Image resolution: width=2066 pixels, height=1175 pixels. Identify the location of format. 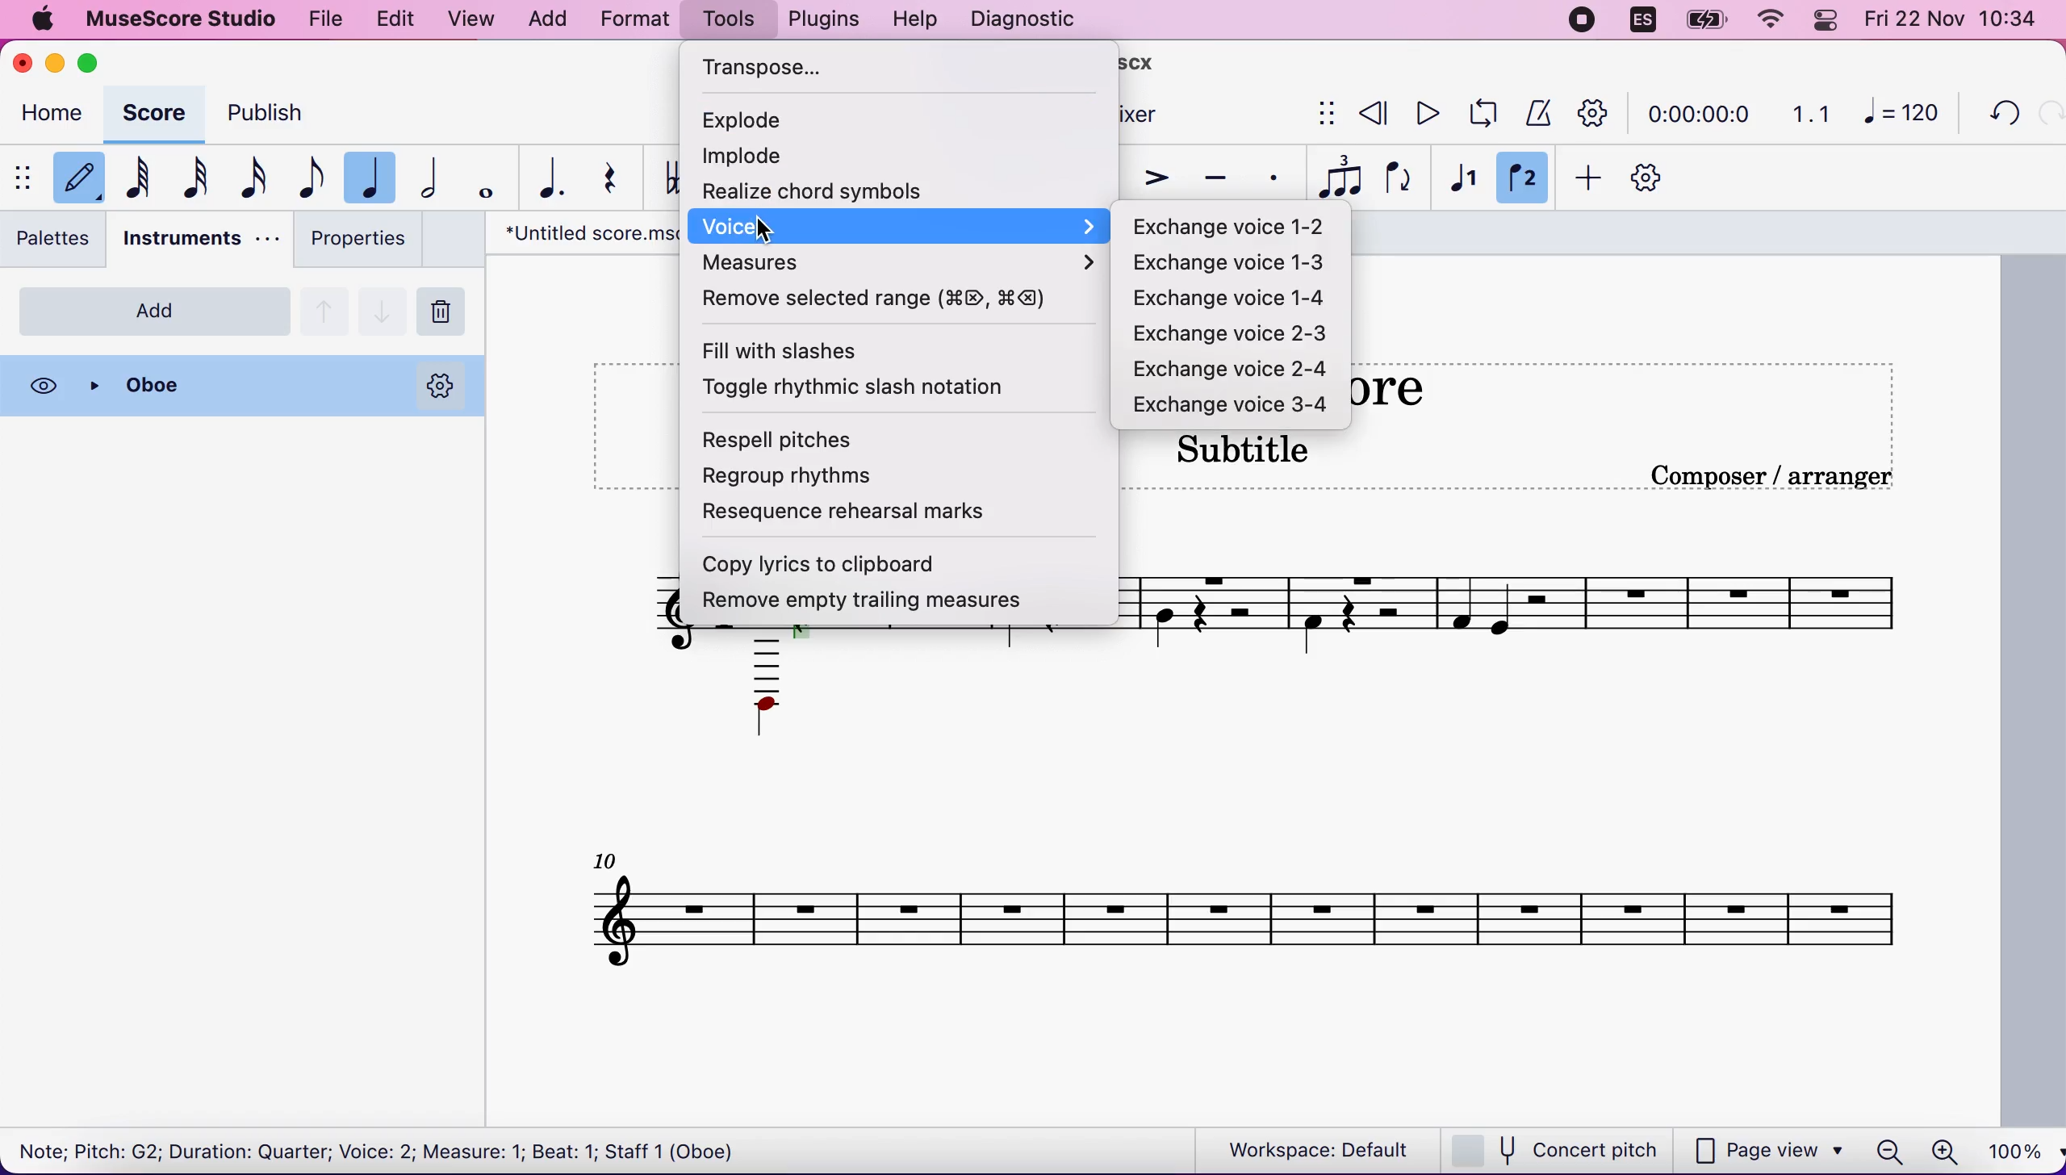
(639, 19).